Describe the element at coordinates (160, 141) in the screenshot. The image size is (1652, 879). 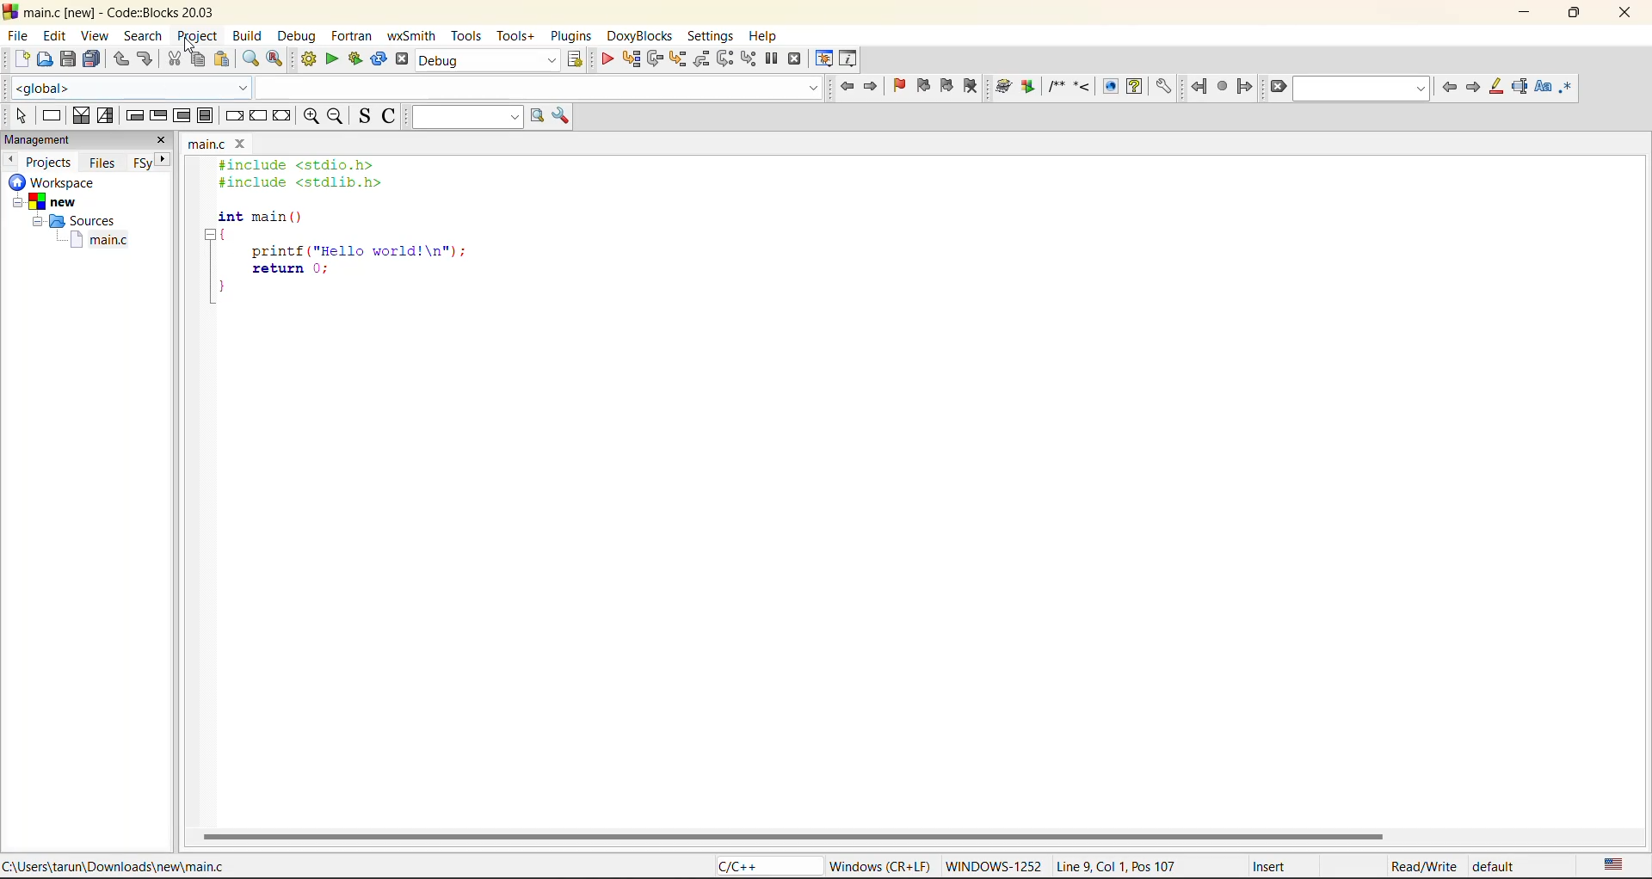
I see `close` at that location.